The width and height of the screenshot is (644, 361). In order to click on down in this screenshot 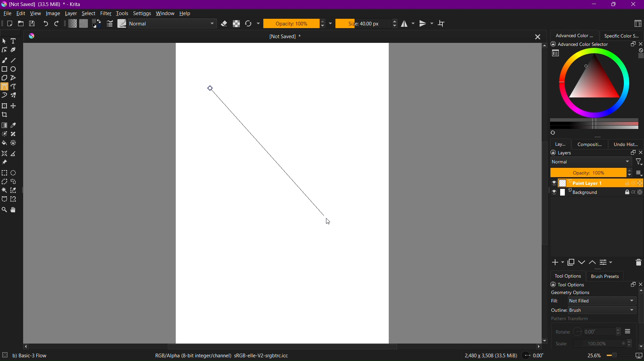, I will do `click(640, 345)`.